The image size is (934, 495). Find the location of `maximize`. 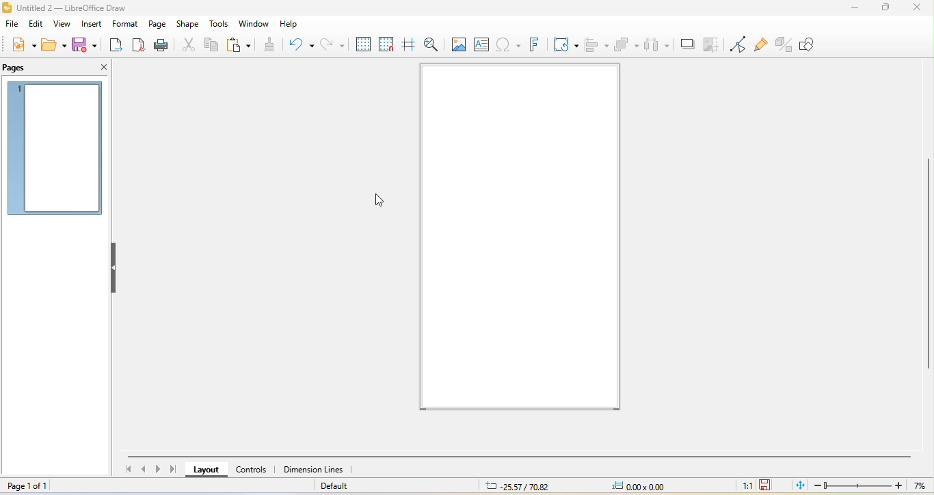

maximize is located at coordinates (885, 8).